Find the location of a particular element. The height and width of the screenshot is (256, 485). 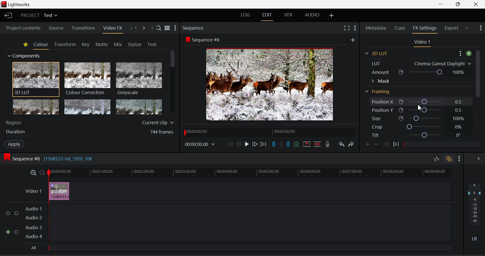

Record Voiceover is located at coordinates (327, 144).